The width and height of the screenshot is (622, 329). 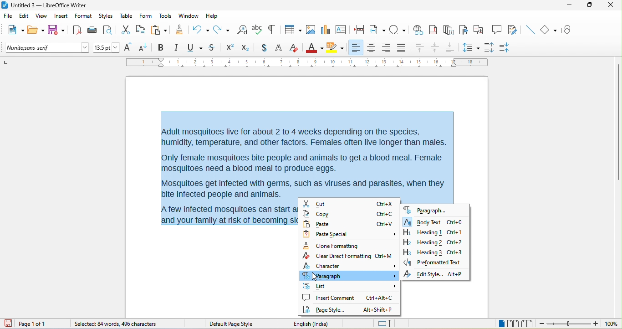 I want to click on body text, so click(x=423, y=221).